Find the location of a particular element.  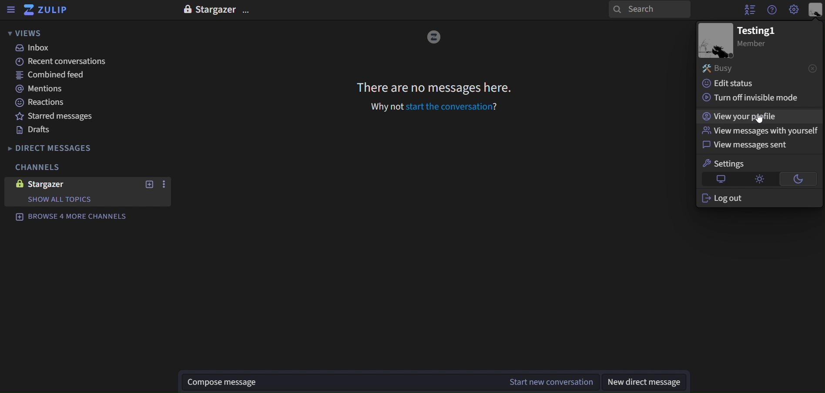

image is located at coordinates (714, 41).